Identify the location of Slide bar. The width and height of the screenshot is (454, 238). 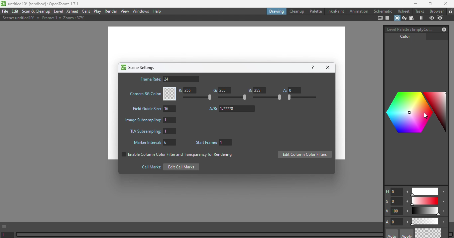
(426, 211).